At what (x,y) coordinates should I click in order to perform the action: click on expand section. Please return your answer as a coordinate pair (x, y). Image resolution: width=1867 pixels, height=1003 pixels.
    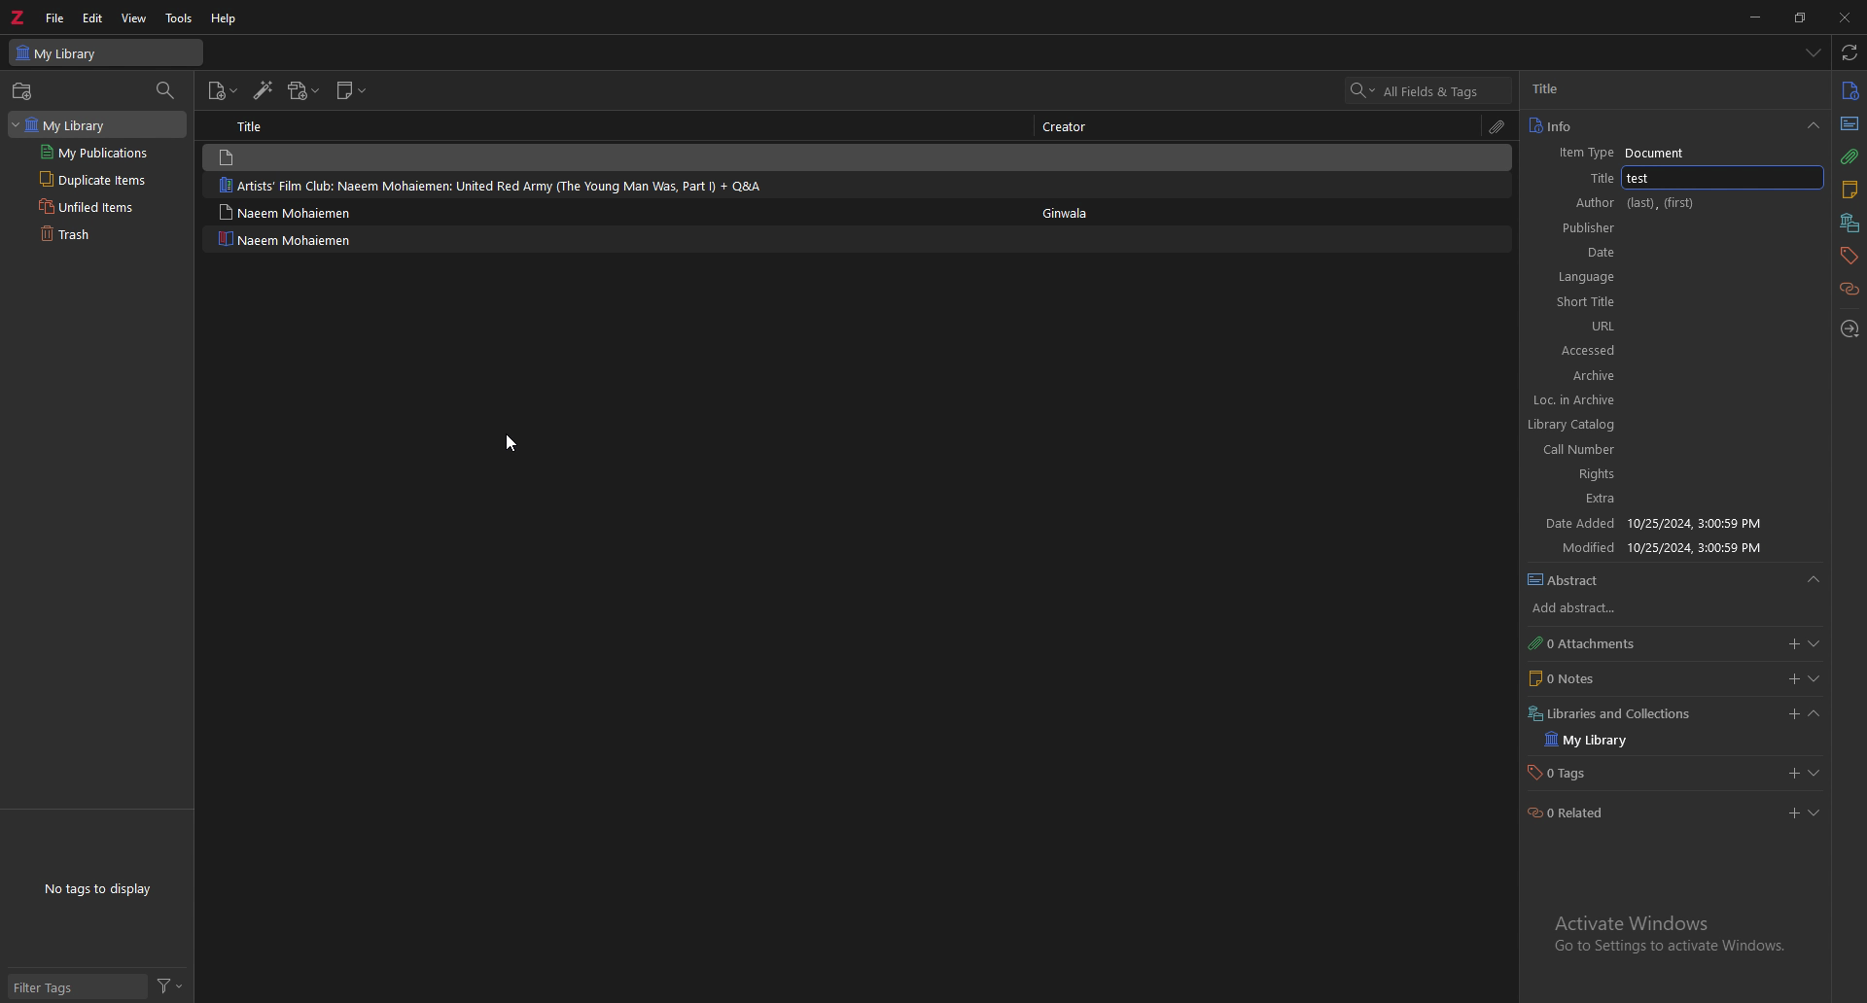
    Looking at the image, I should click on (1821, 716).